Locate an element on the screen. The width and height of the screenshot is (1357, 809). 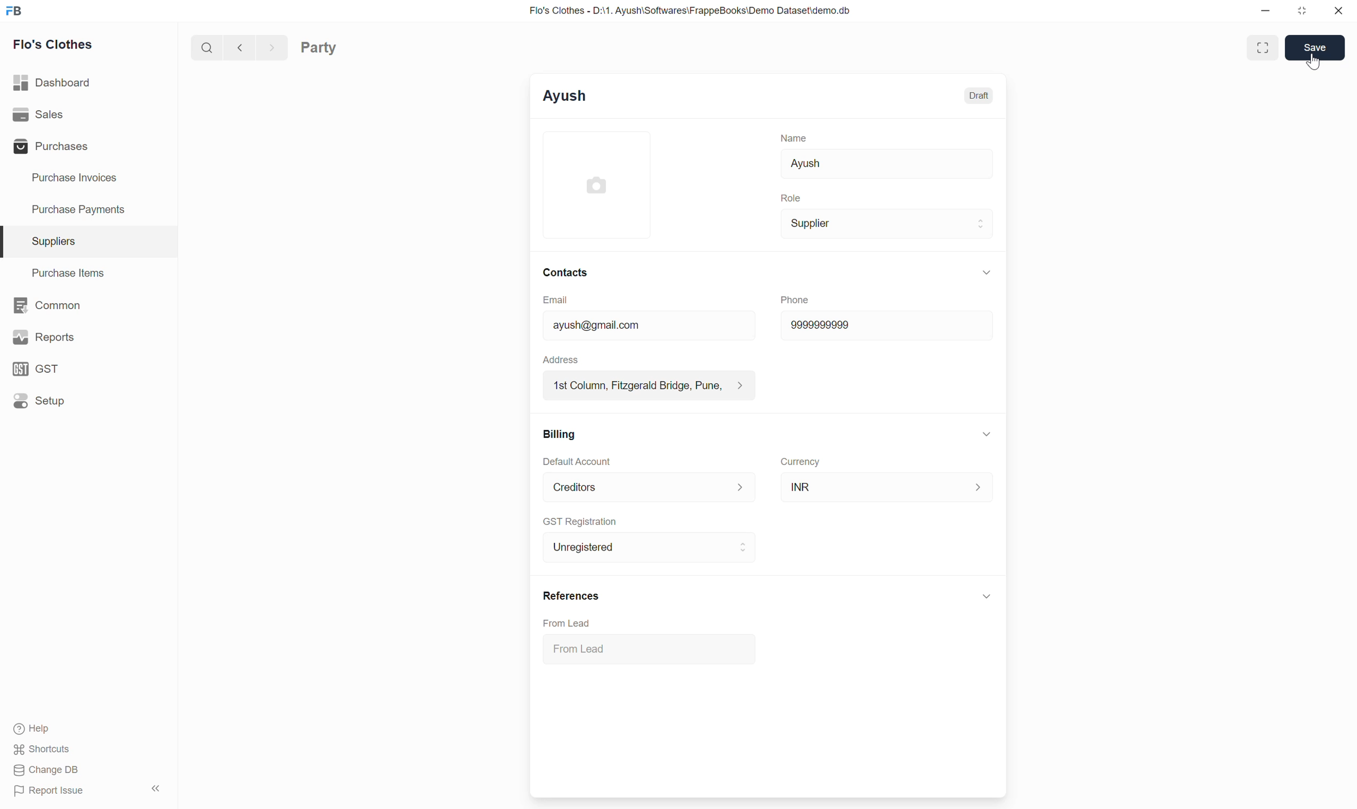
default account is located at coordinates (578, 461).